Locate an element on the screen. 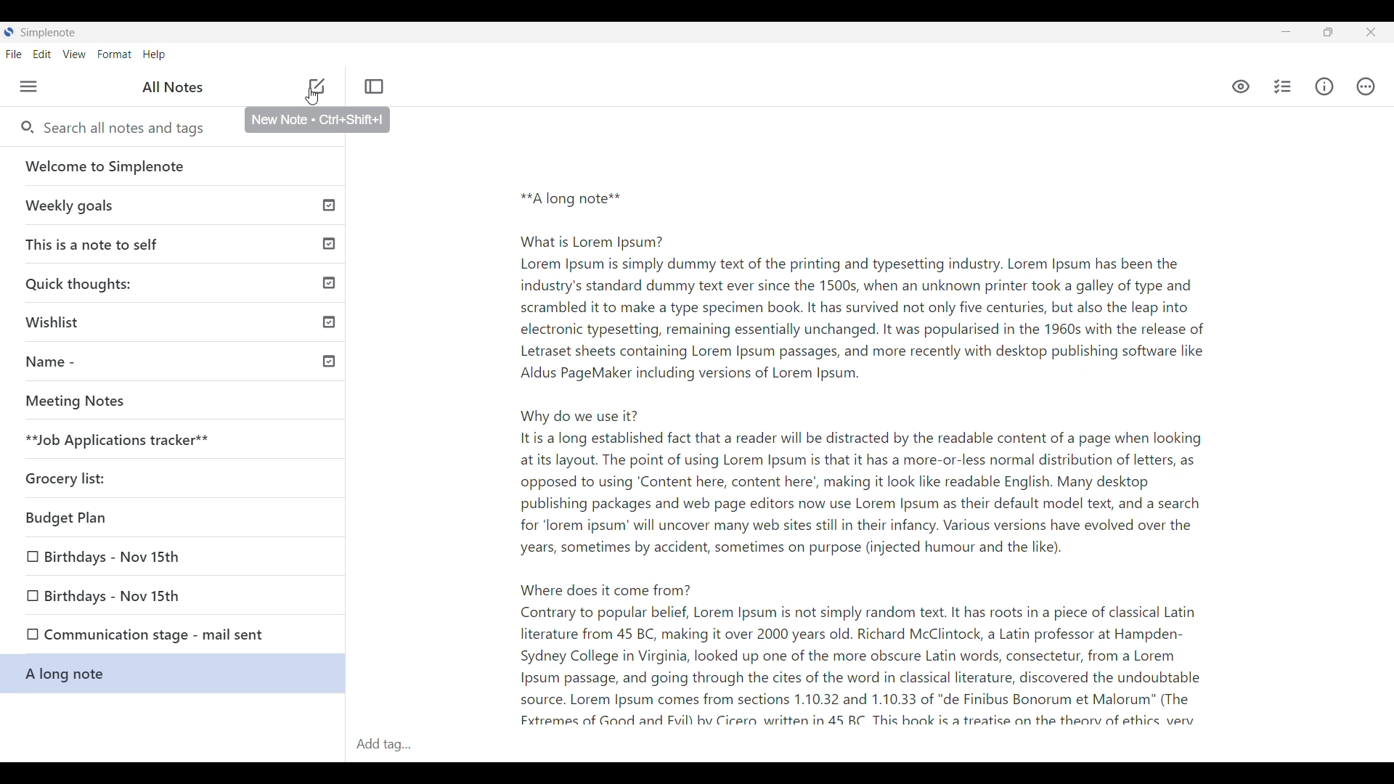  Actions is located at coordinates (1366, 86).